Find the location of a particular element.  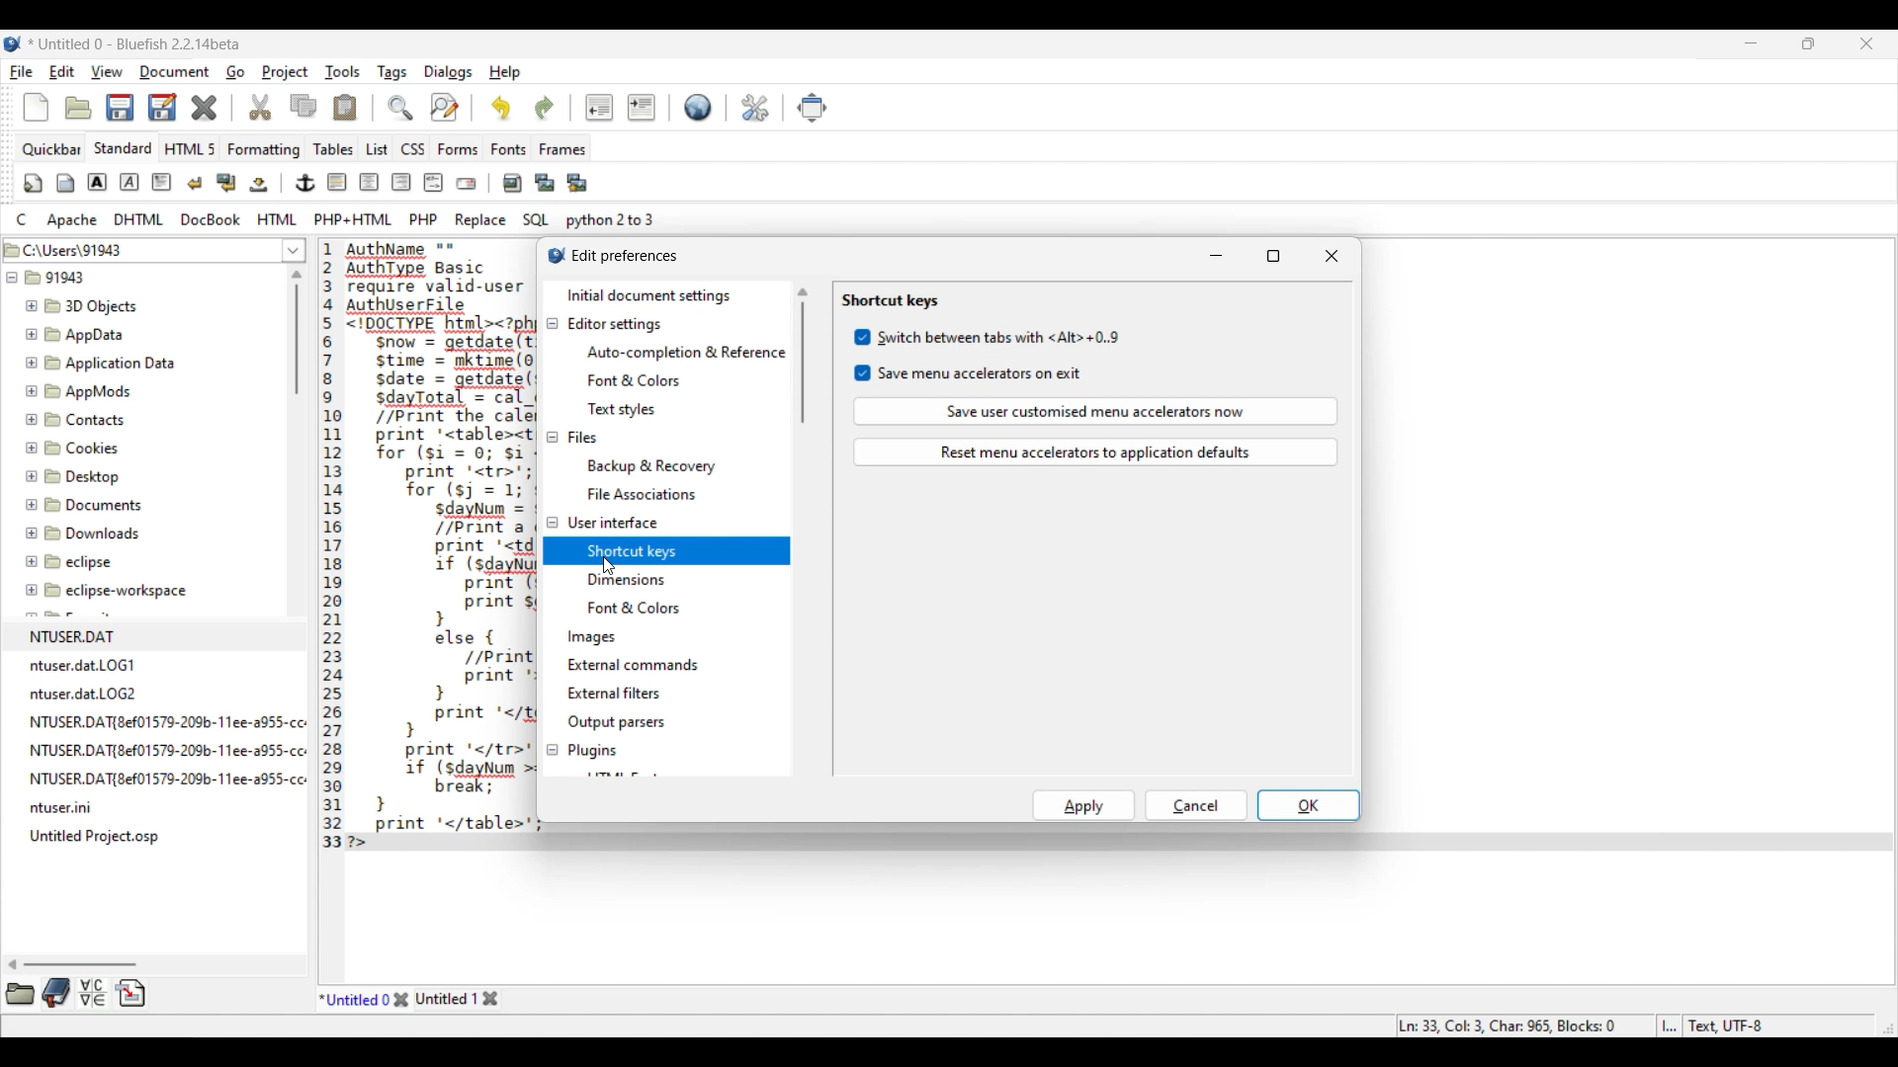

Editor setting options is located at coordinates (686, 380).